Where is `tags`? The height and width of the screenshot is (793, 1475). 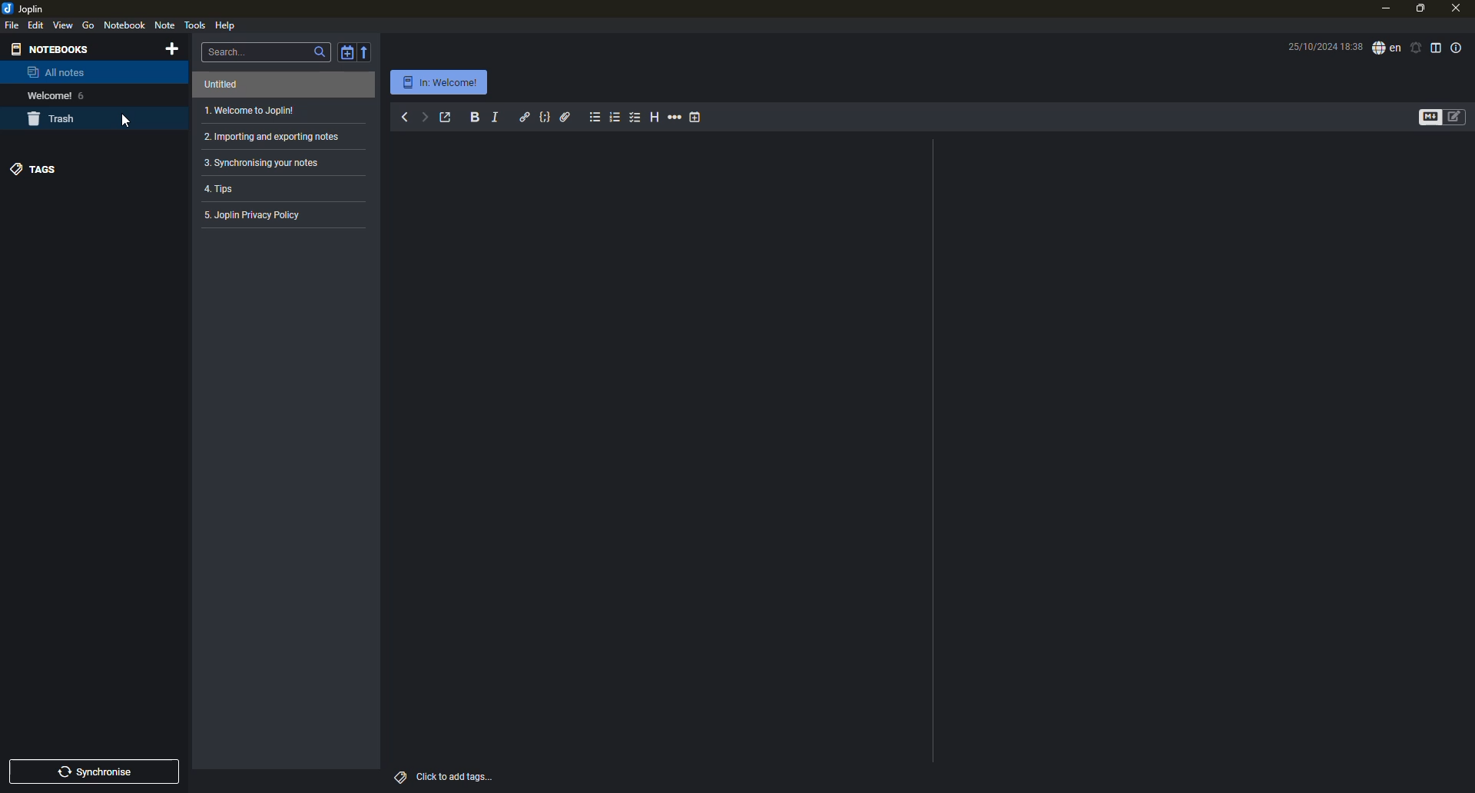 tags is located at coordinates (399, 776).